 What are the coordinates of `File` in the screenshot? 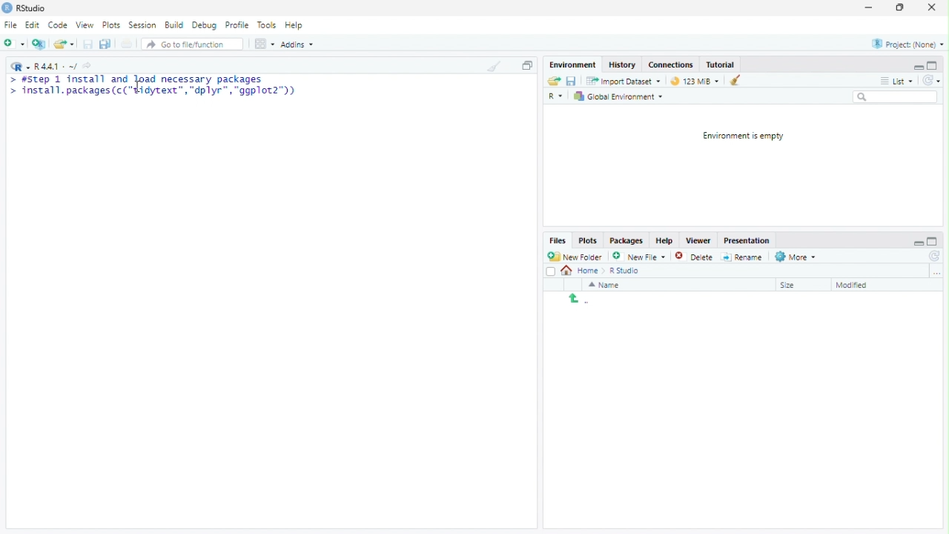 It's located at (10, 24).